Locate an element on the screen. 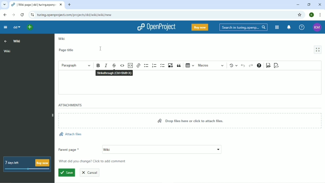 Image resolution: width=325 pixels, height=183 pixels. Attachments is located at coordinates (70, 105).